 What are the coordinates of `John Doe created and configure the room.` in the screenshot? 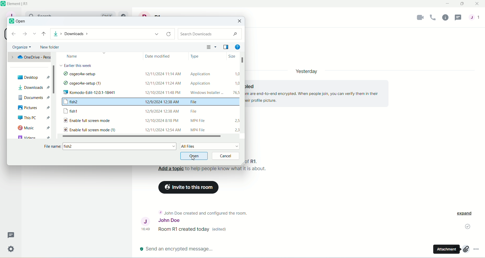 It's located at (201, 213).